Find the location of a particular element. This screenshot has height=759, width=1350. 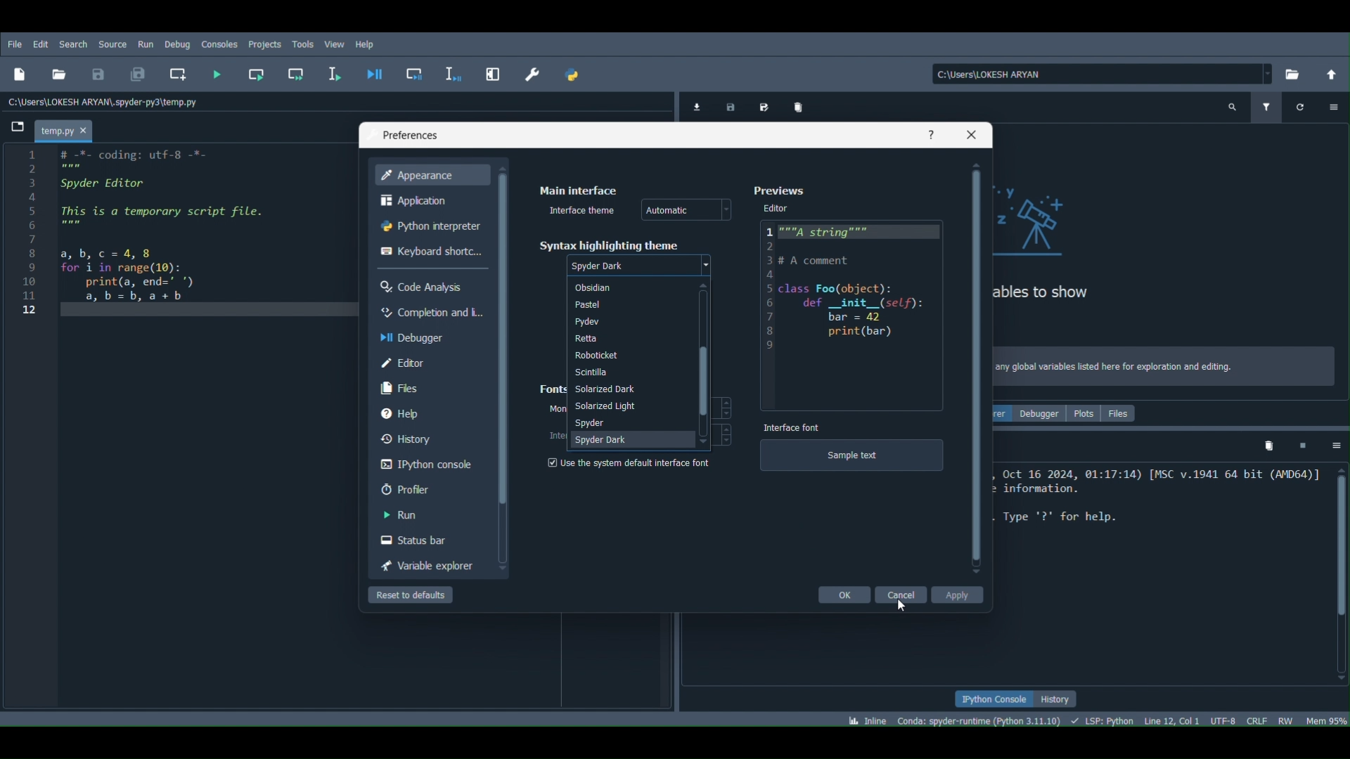

Cursor position is located at coordinates (1171, 718).